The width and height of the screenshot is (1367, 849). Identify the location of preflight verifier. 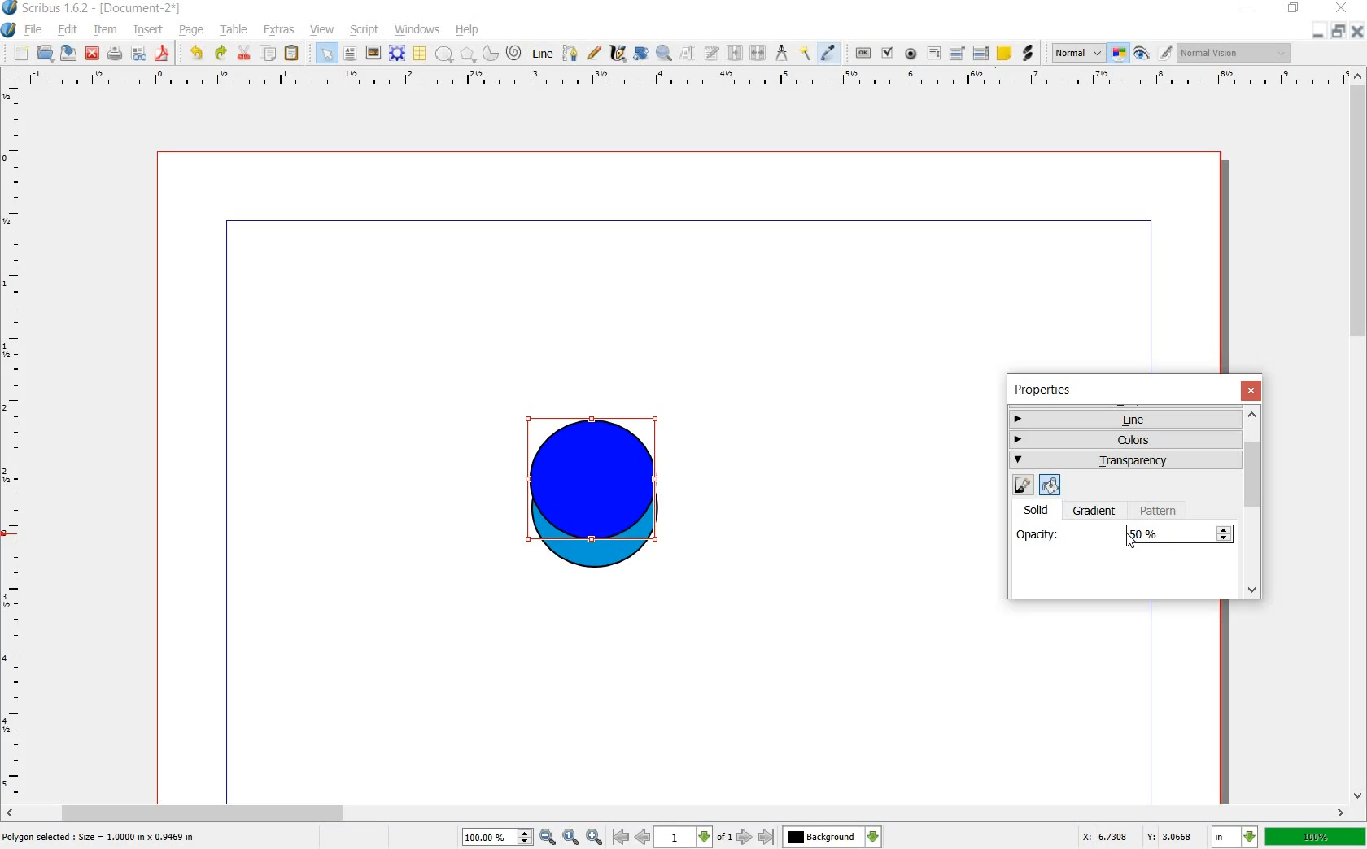
(139, 54).